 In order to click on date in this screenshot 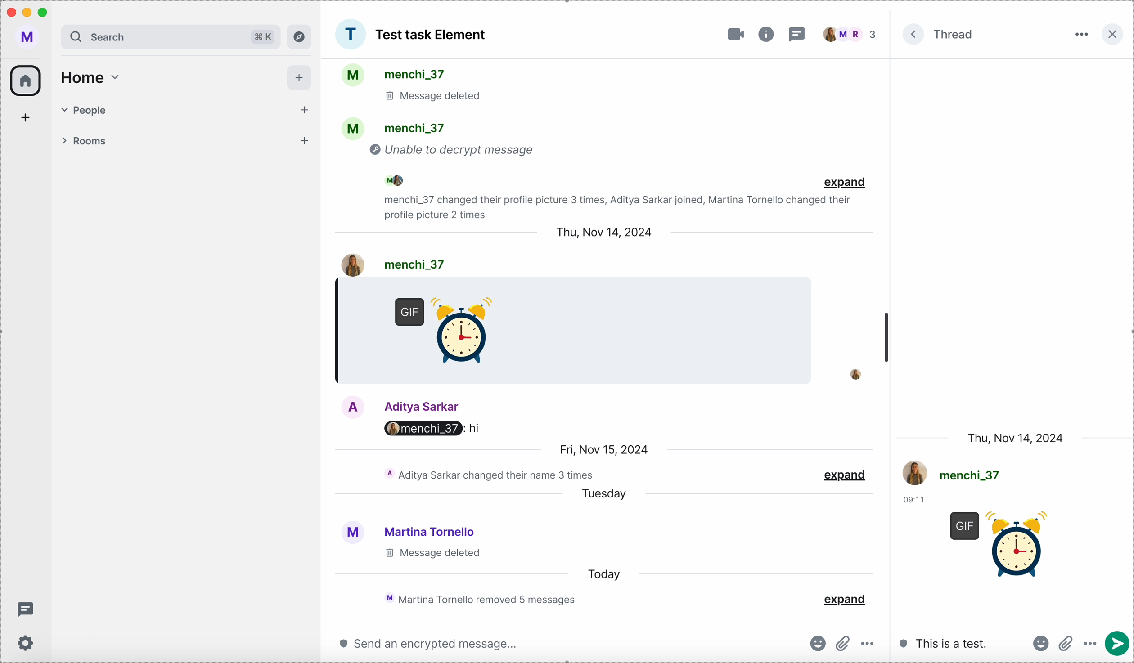, I will do `click(1017, 437)`.